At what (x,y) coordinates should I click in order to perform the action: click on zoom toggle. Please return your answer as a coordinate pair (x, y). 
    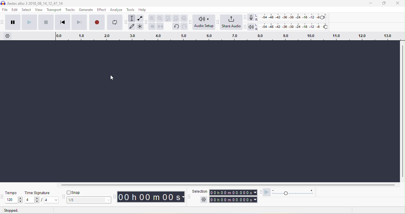
    Looking at the image, I should click on (184, 18).